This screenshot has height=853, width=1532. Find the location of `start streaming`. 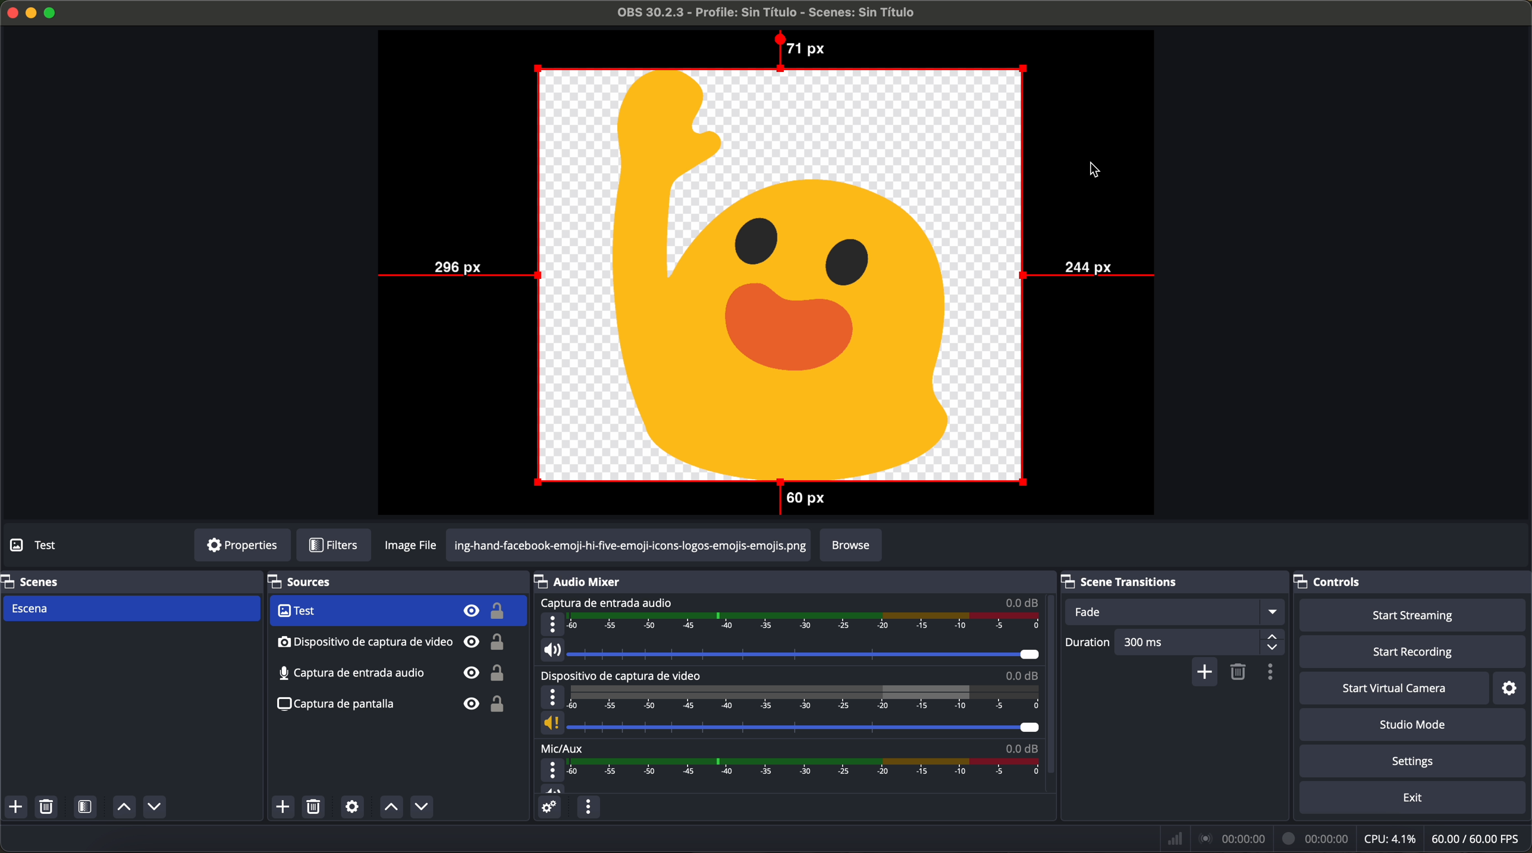

start streaming is located at coordinates (1408, 614).